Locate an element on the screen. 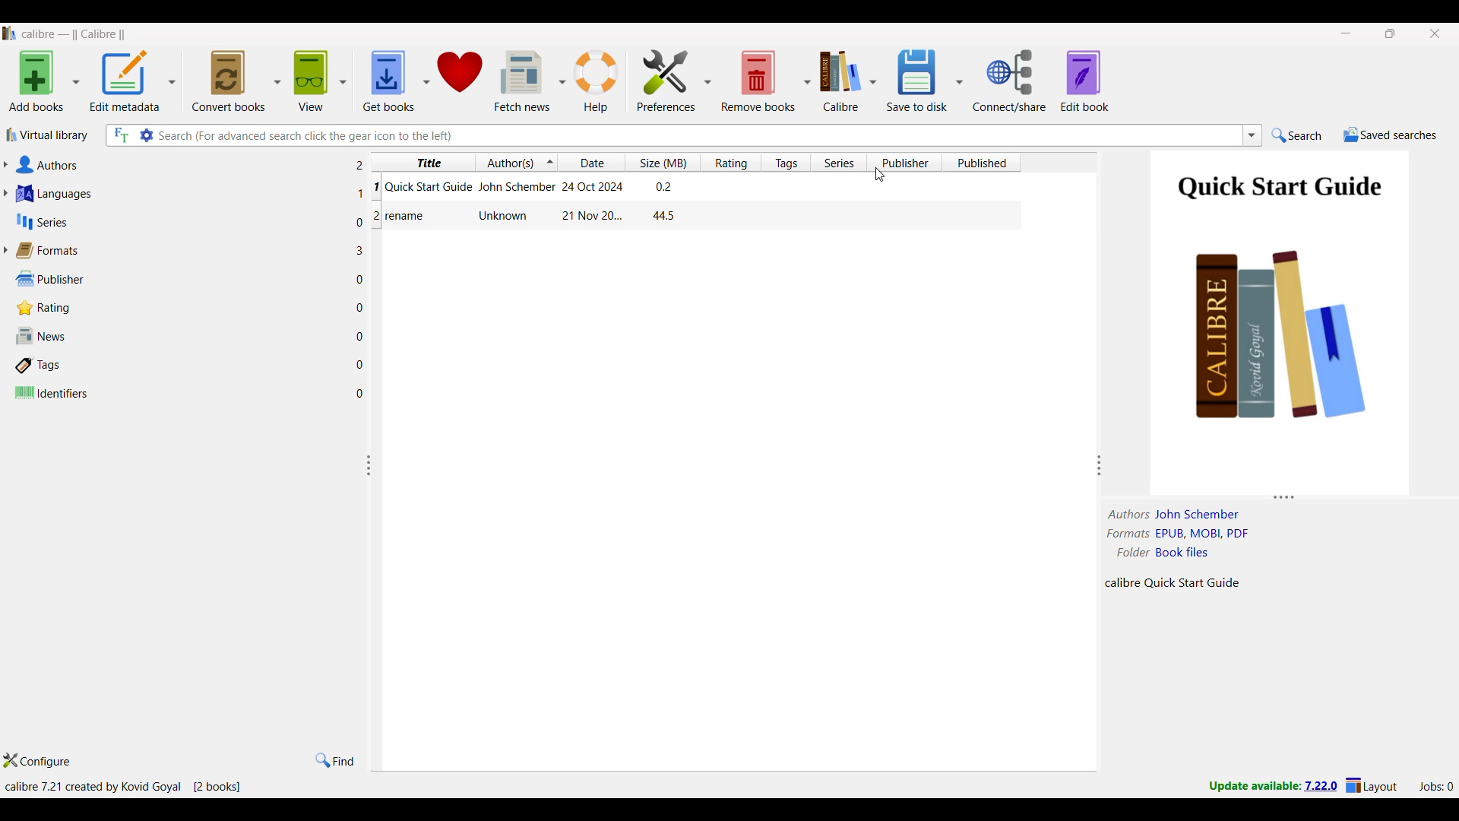  0 is located at coordinates (362, 281).